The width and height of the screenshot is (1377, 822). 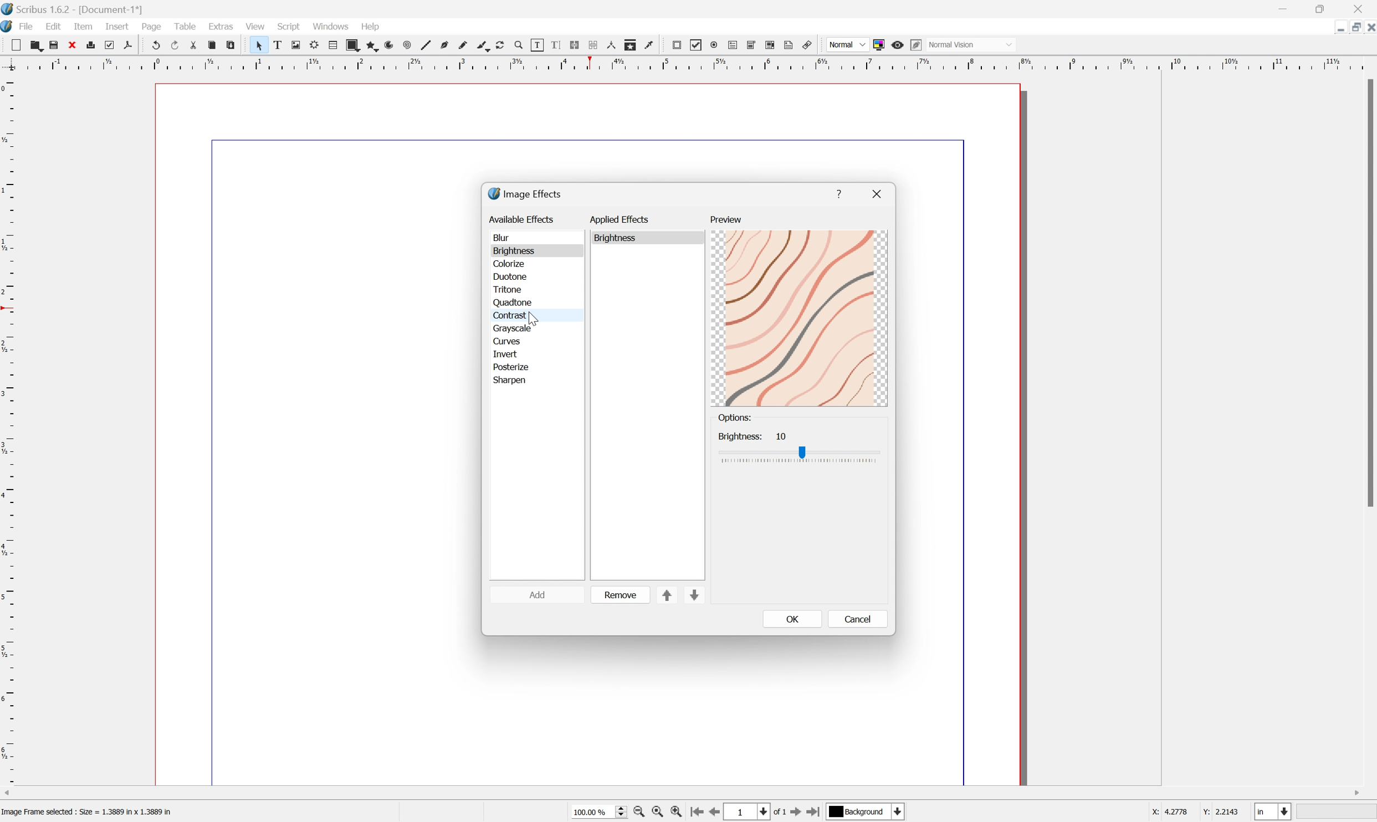 What do you see at coordinates (110, 44) in the screenshot?
I see `Preflight verifier` at bounding box center [110, 44].